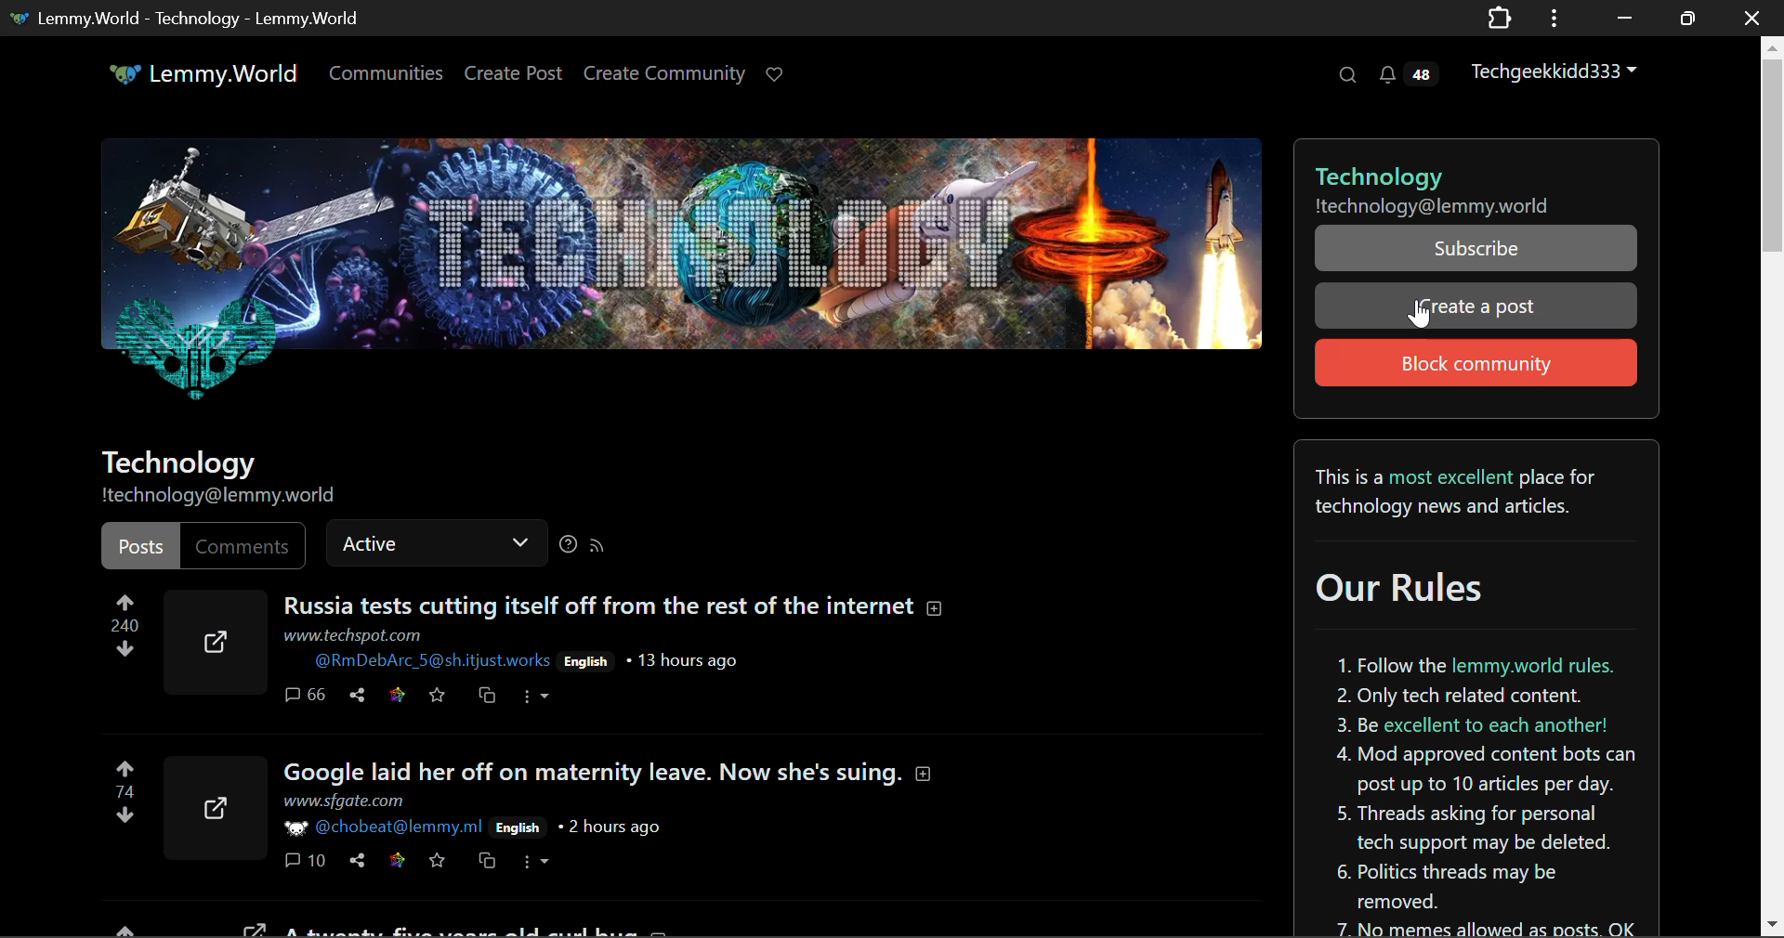 The height and width of the screenshot is (938, 1784). What do you see at coordinates (1499, 17) in the screenshot?
I see `Extensions` at bounding box center [1499, 17].